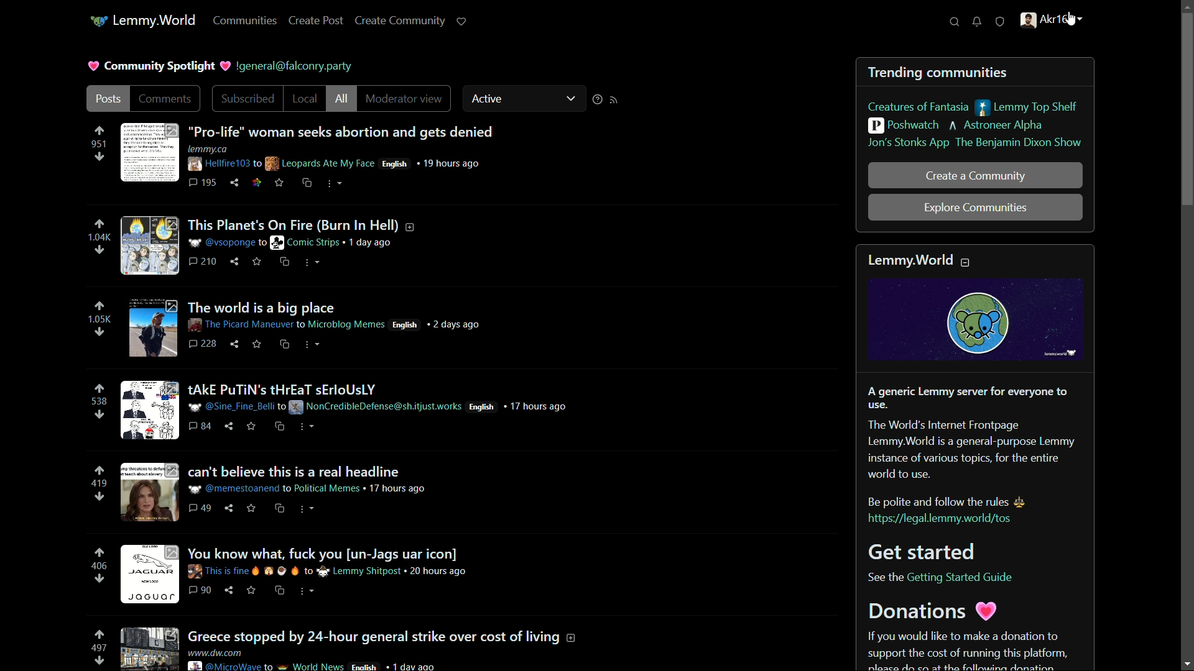 The height and width of the screenshot is (671, 1194). Describe the element at coordinates (161, 66) in the screenshot. I see `community spotlight` at that location.